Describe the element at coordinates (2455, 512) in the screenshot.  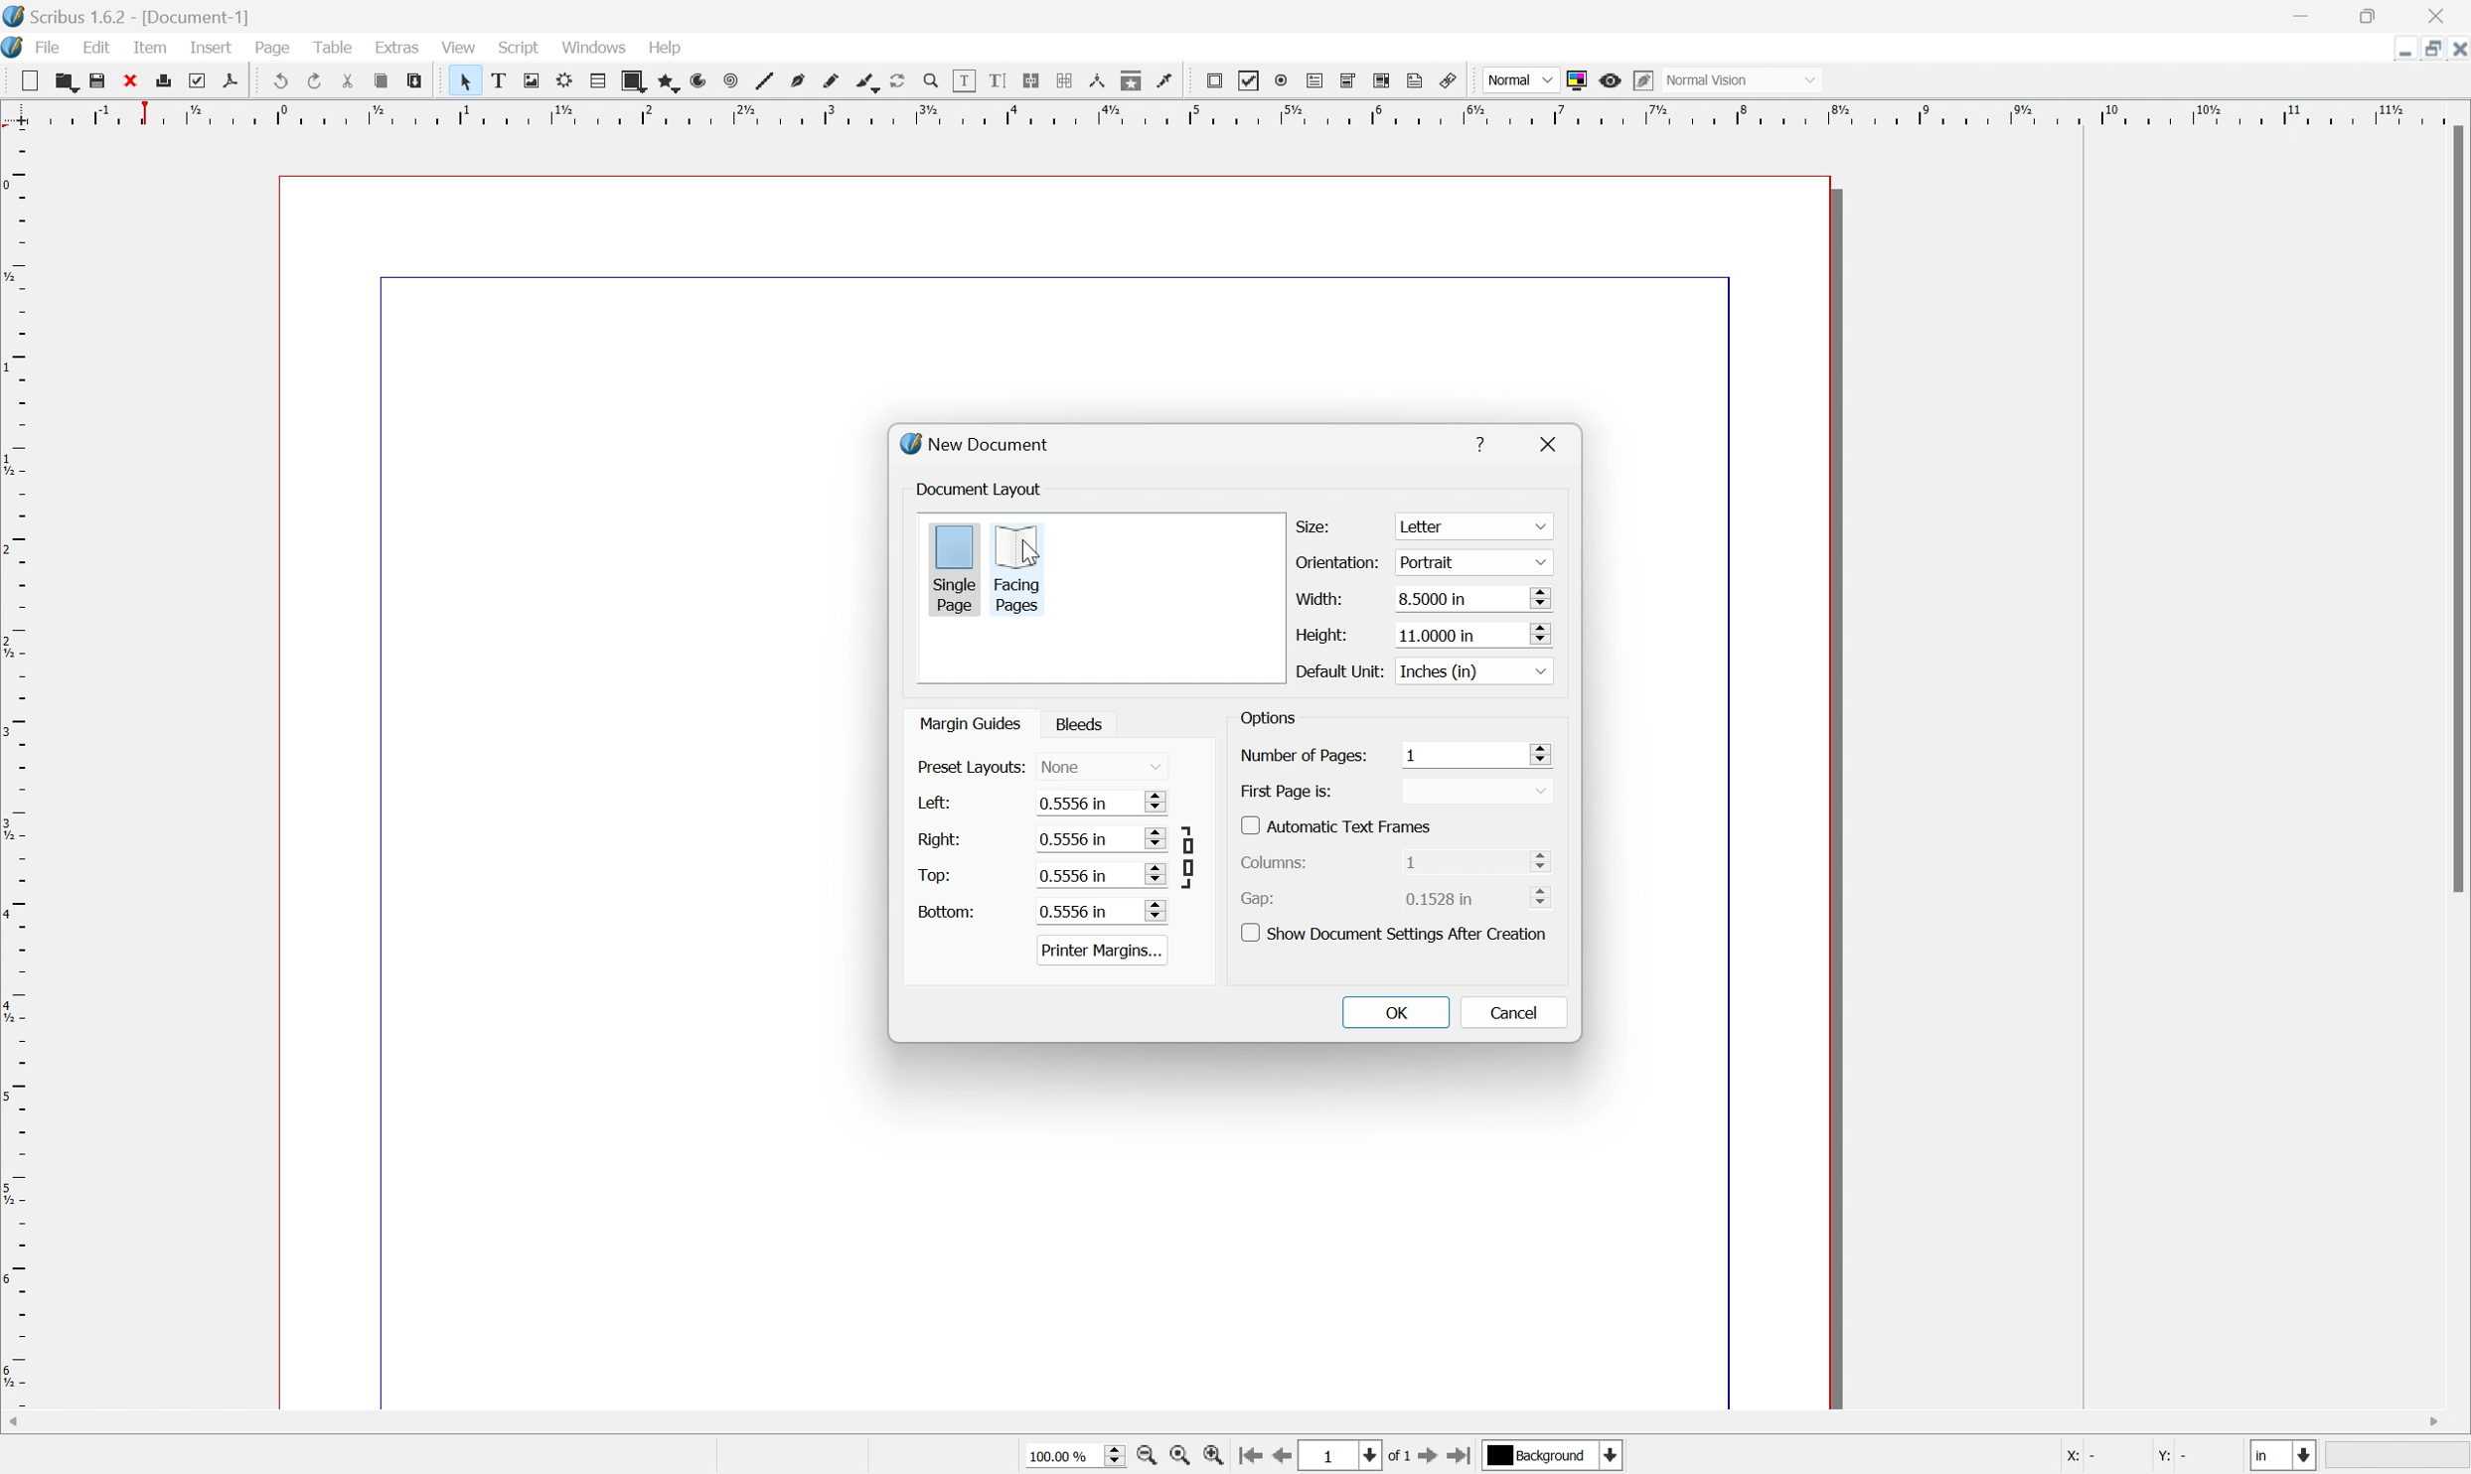
I see `Scroll bar` at that location.